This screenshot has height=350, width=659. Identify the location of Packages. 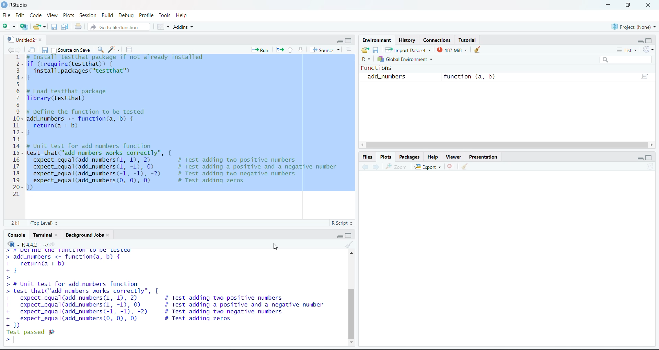
(409, 157).